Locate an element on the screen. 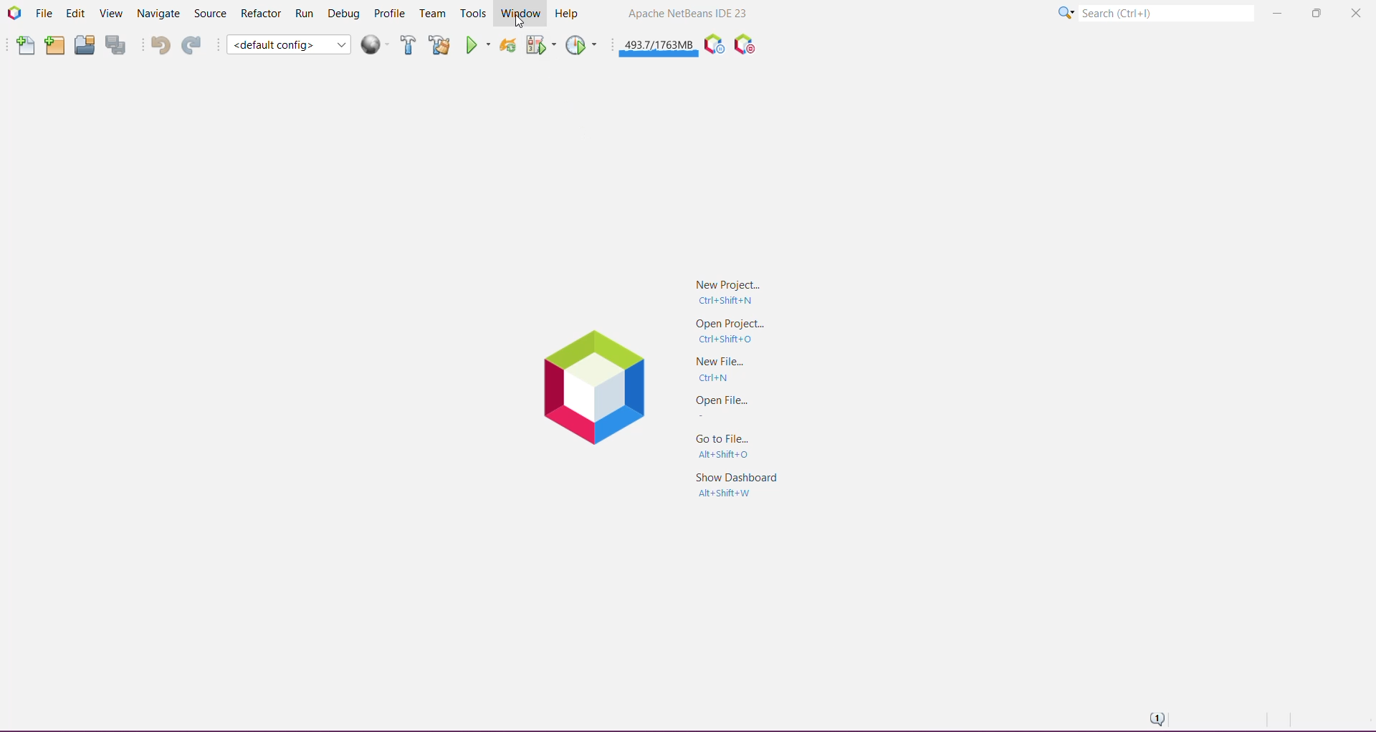 The width and height of the screenshot is (1376, 732). Profile Main Project is located at coordinates (583, 44).